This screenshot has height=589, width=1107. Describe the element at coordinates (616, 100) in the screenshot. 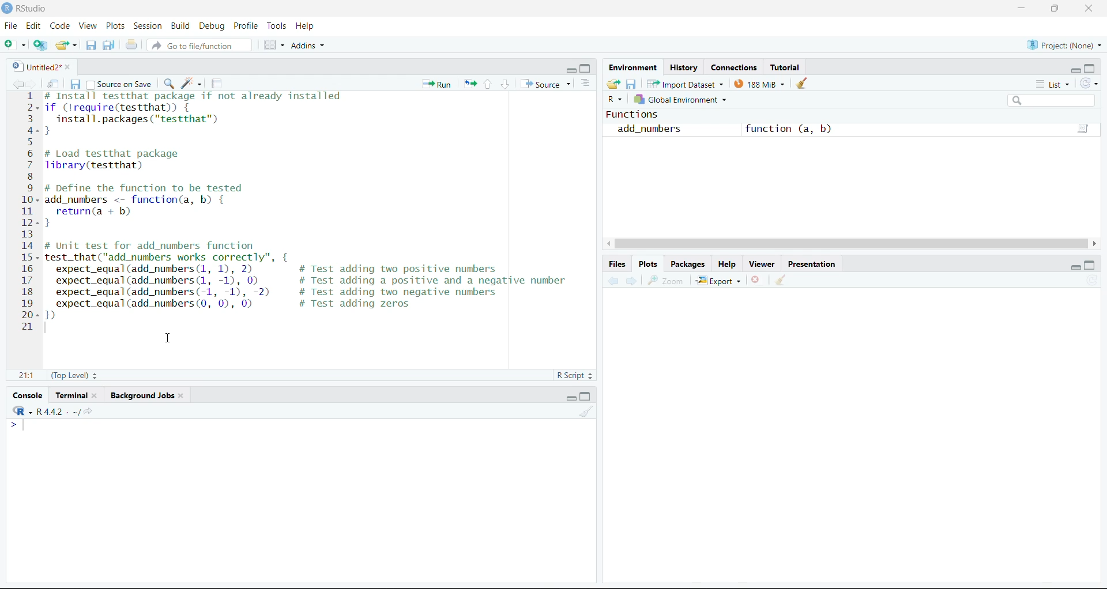

I see `R` at that location.